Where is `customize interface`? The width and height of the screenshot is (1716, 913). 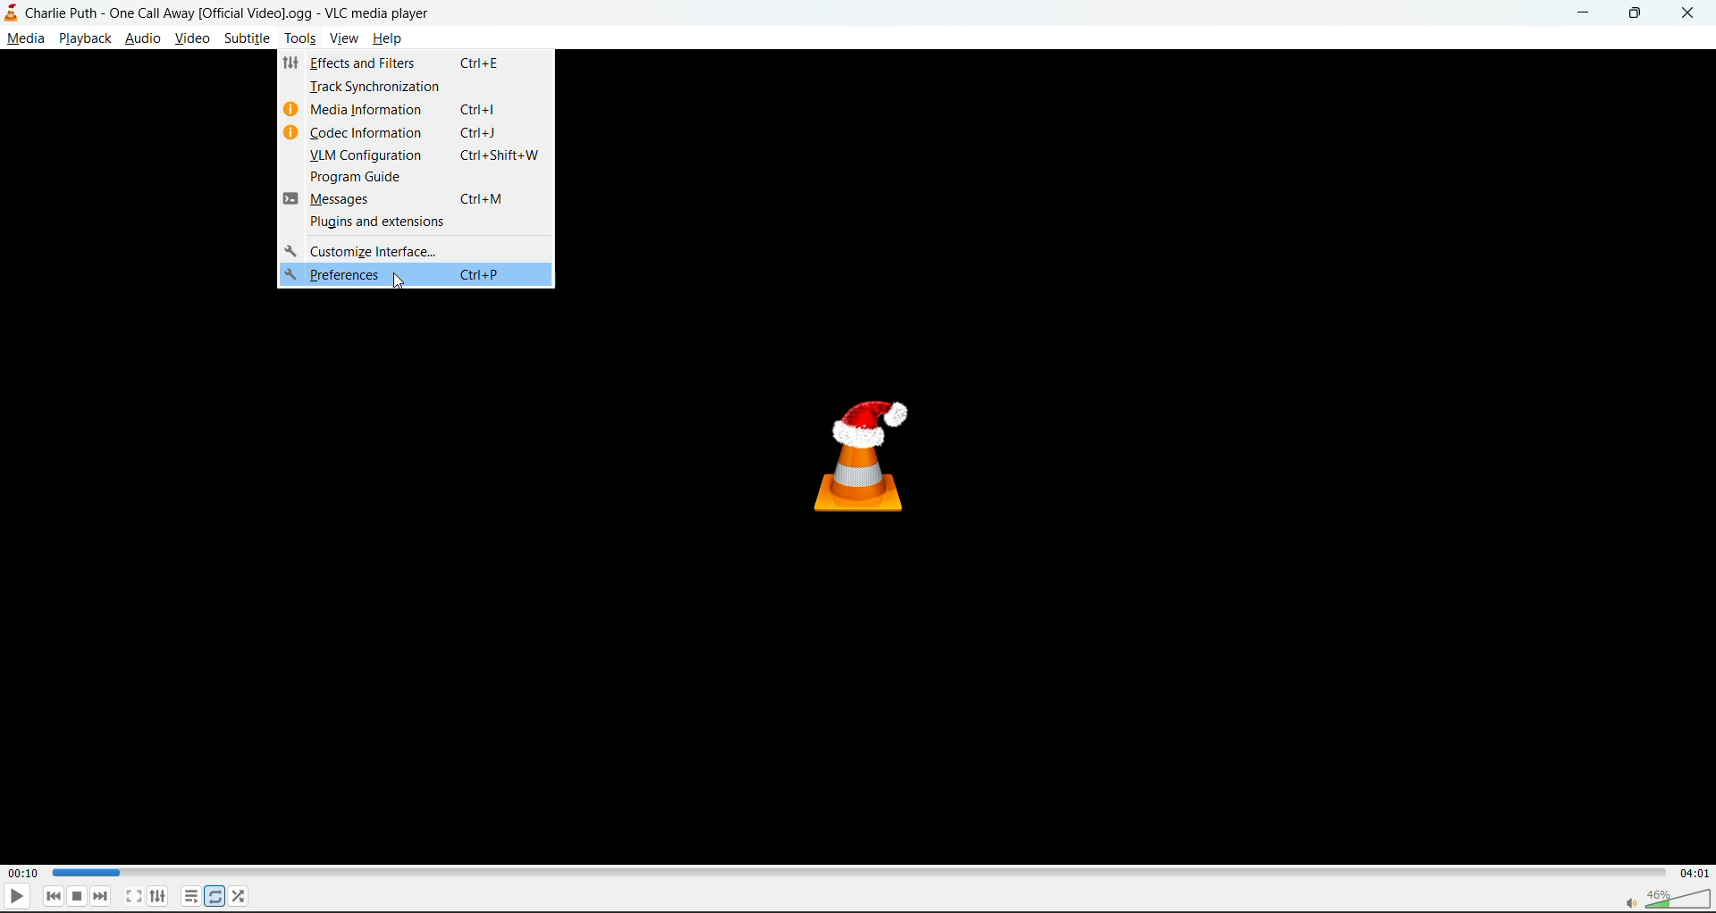 customize interface is located at coordinates (365, 250).